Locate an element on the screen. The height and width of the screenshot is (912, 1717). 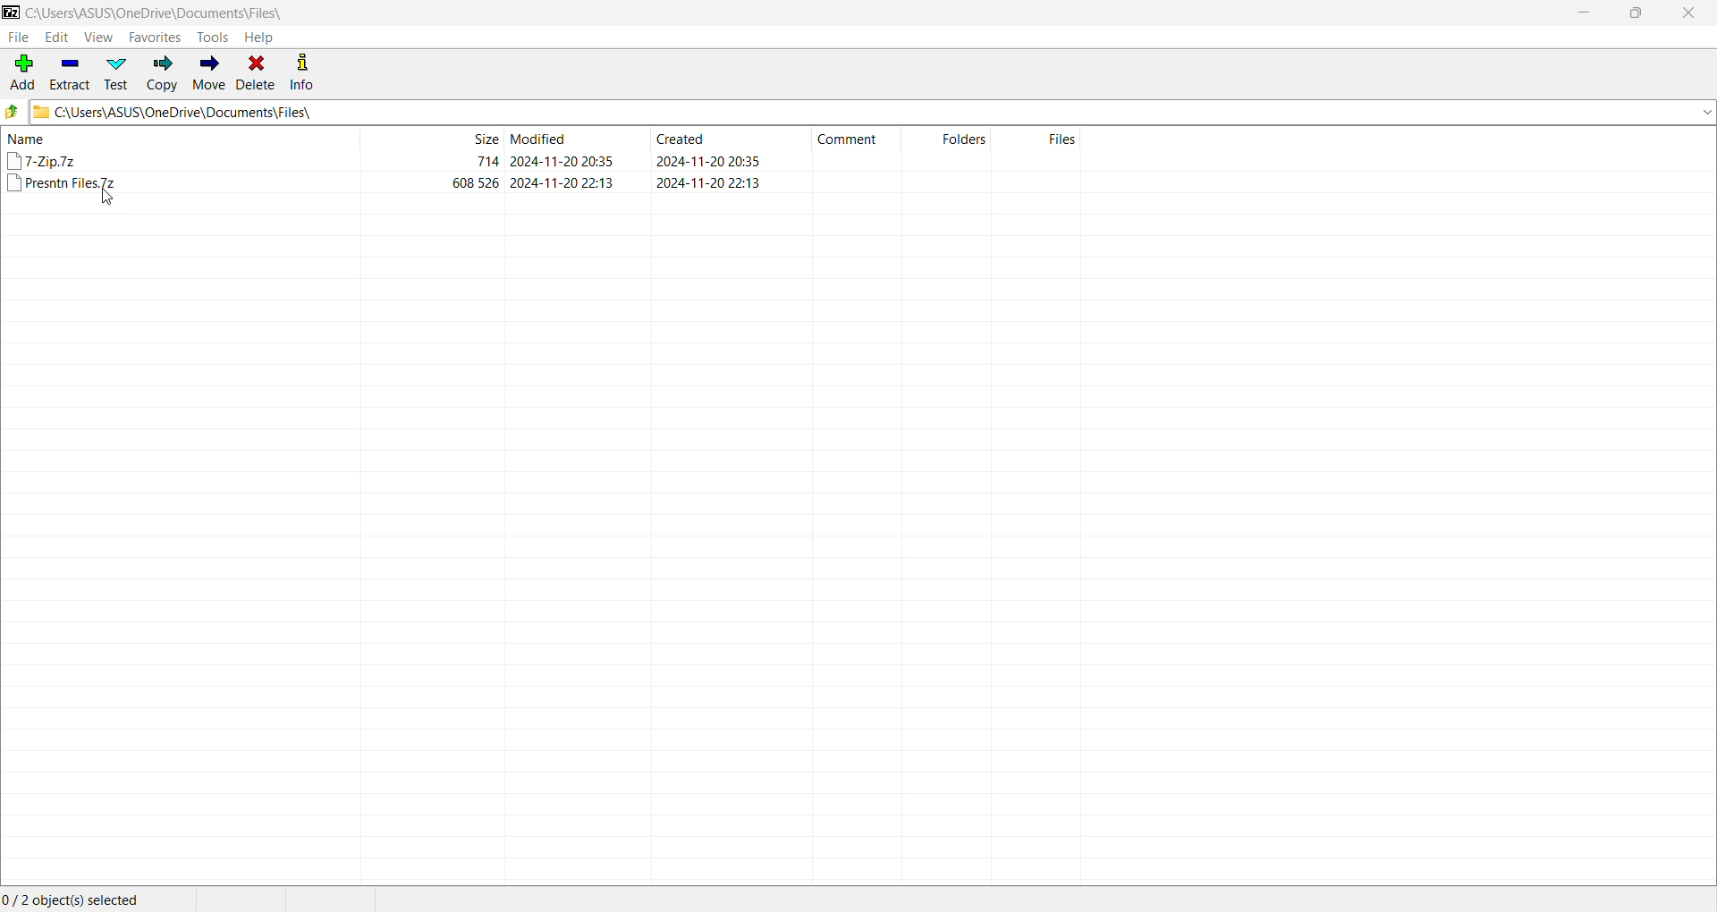
size is located at coordinates (486, 161).